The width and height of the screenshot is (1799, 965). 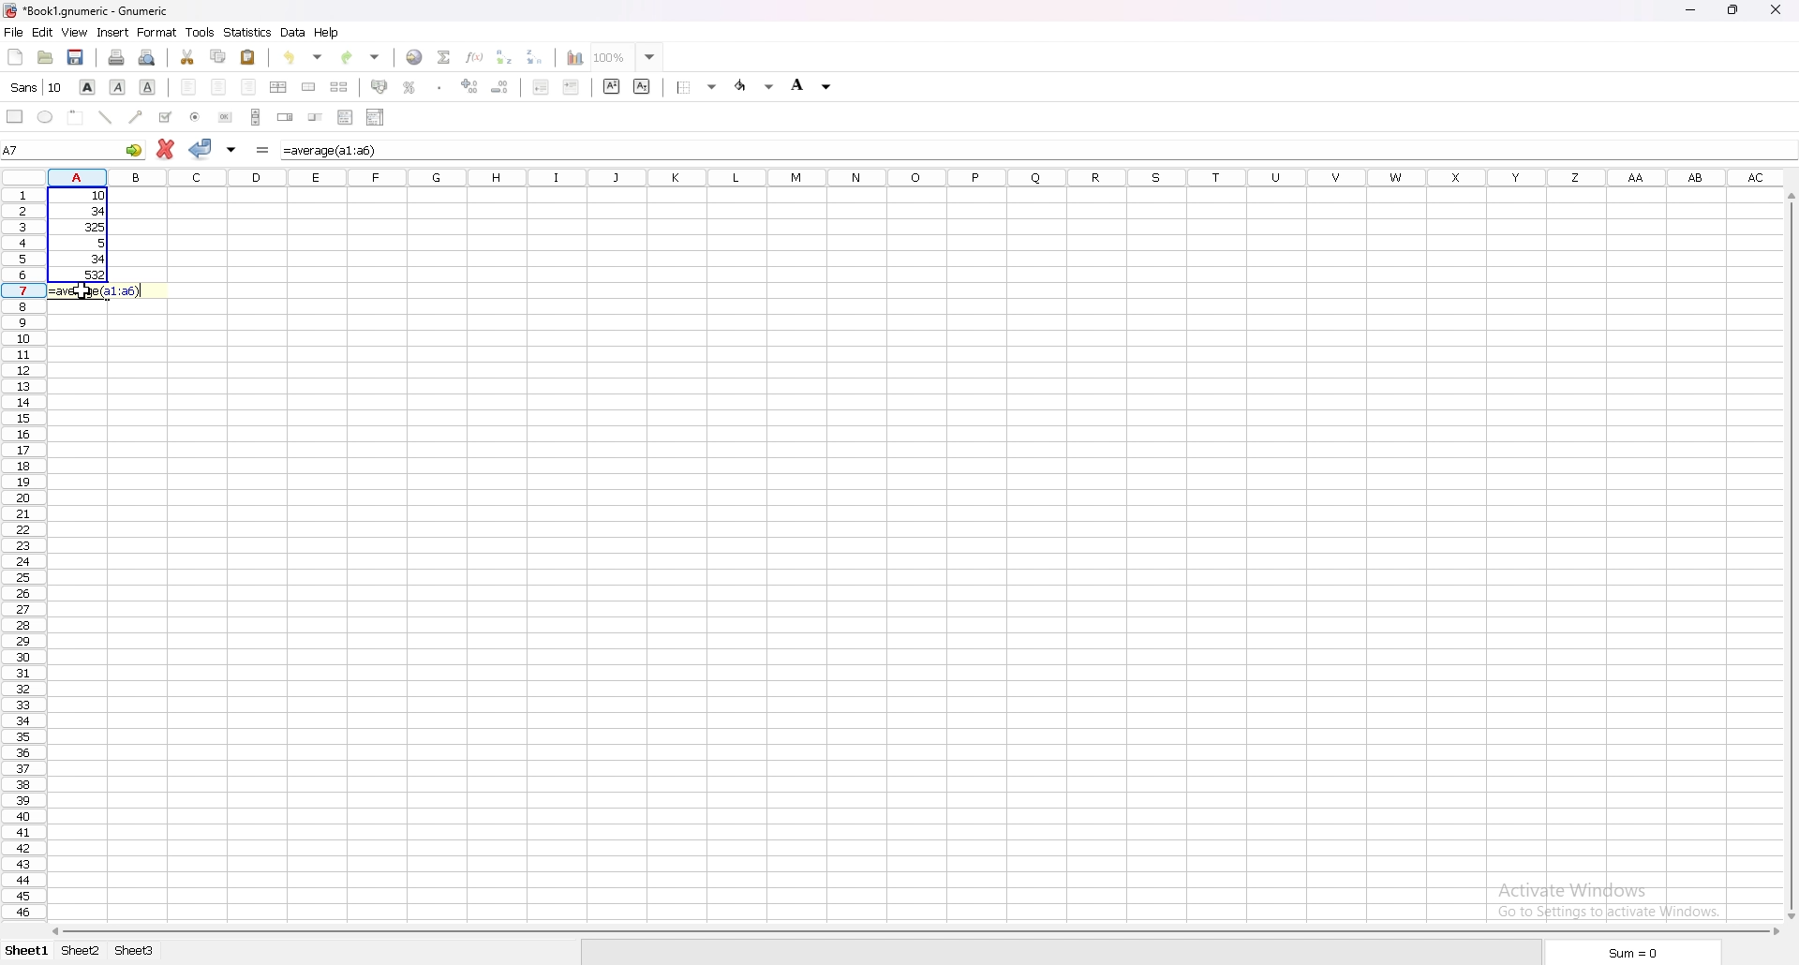 I want to click on accept changes, so click(x=200, y=148).